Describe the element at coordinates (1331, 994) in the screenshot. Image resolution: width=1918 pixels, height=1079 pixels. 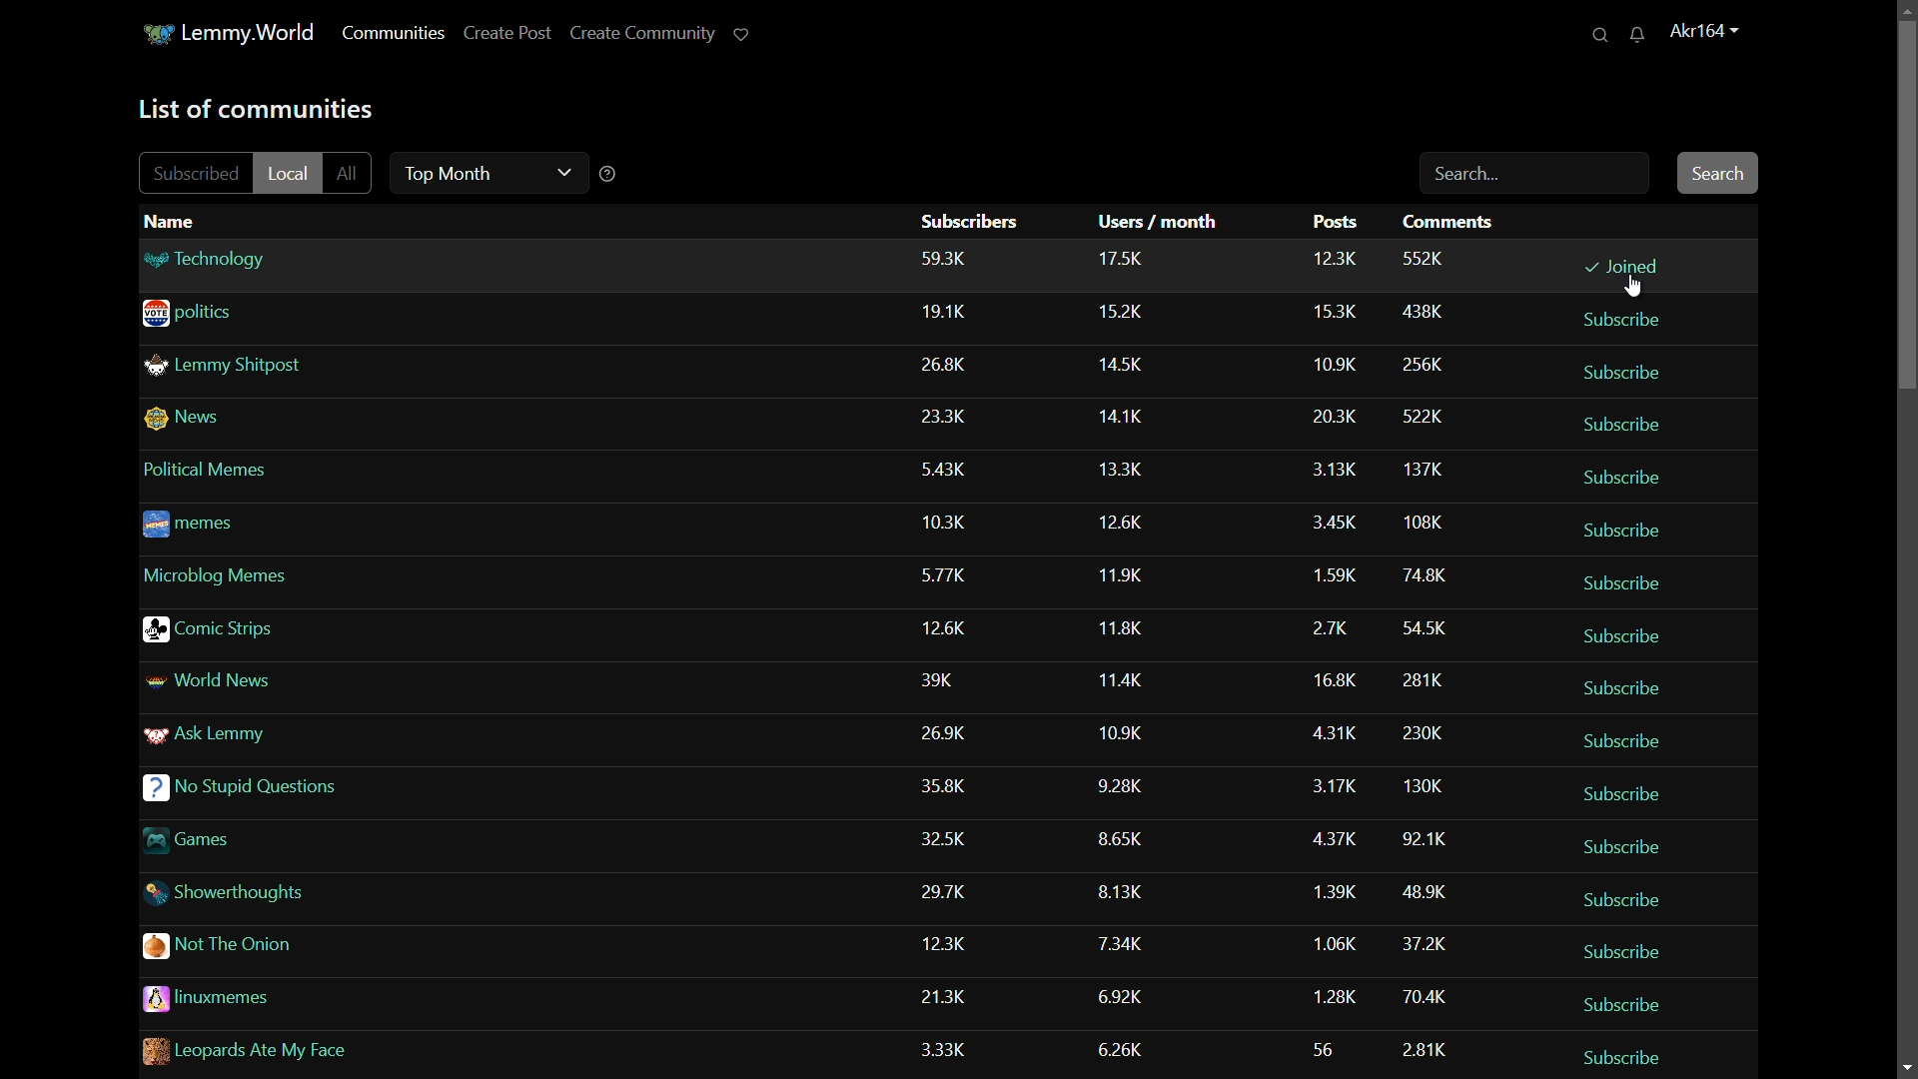
I see `posts` at that location.